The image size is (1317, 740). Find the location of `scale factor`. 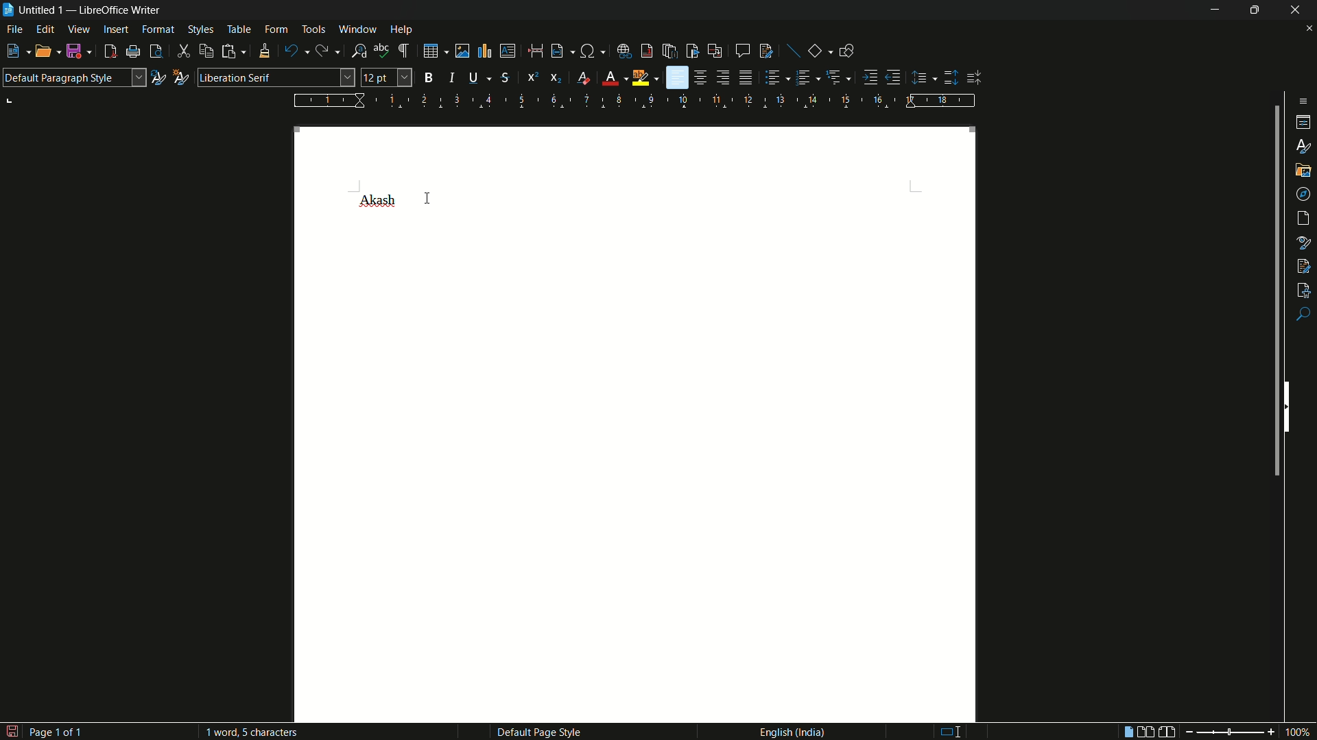

scale factor is located at coordinates (1299, 732).